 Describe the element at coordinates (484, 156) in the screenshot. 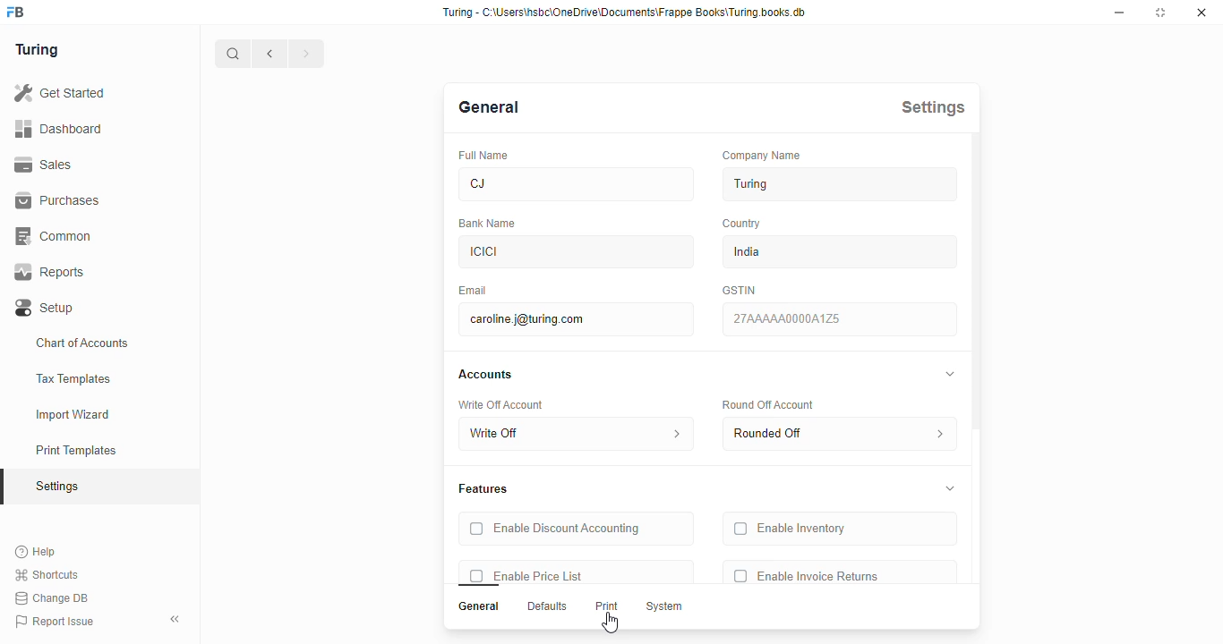

I see `Full Name` at that location.